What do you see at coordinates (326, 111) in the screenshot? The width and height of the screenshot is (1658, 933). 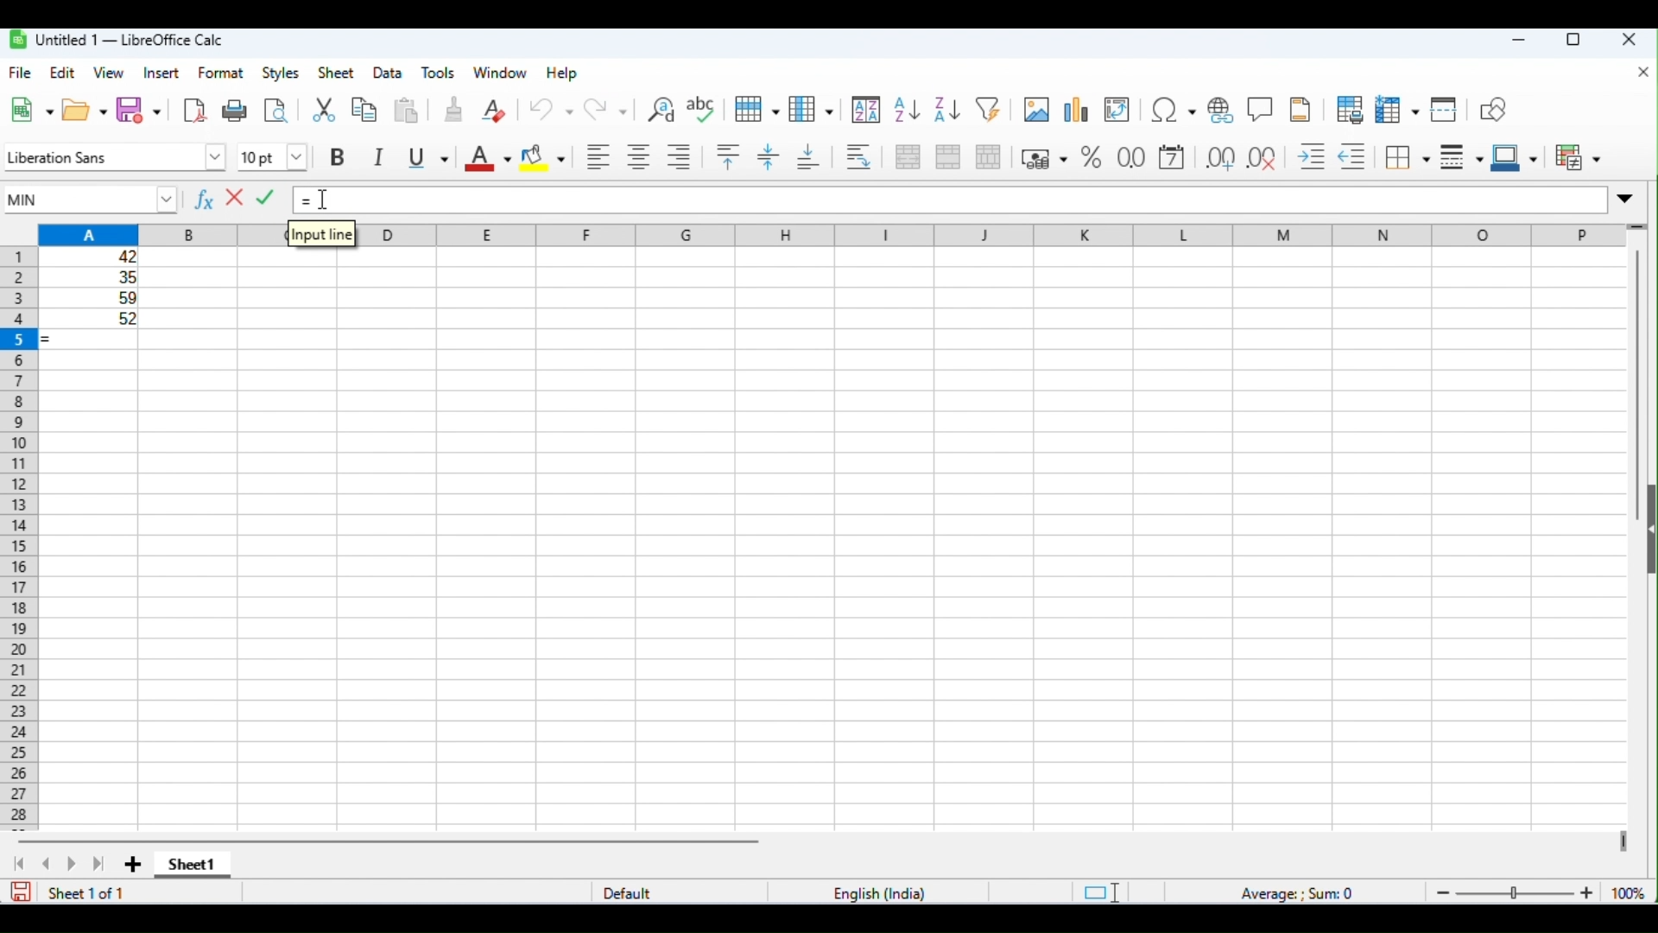 I see `cut` at bounding box center [326, 111].